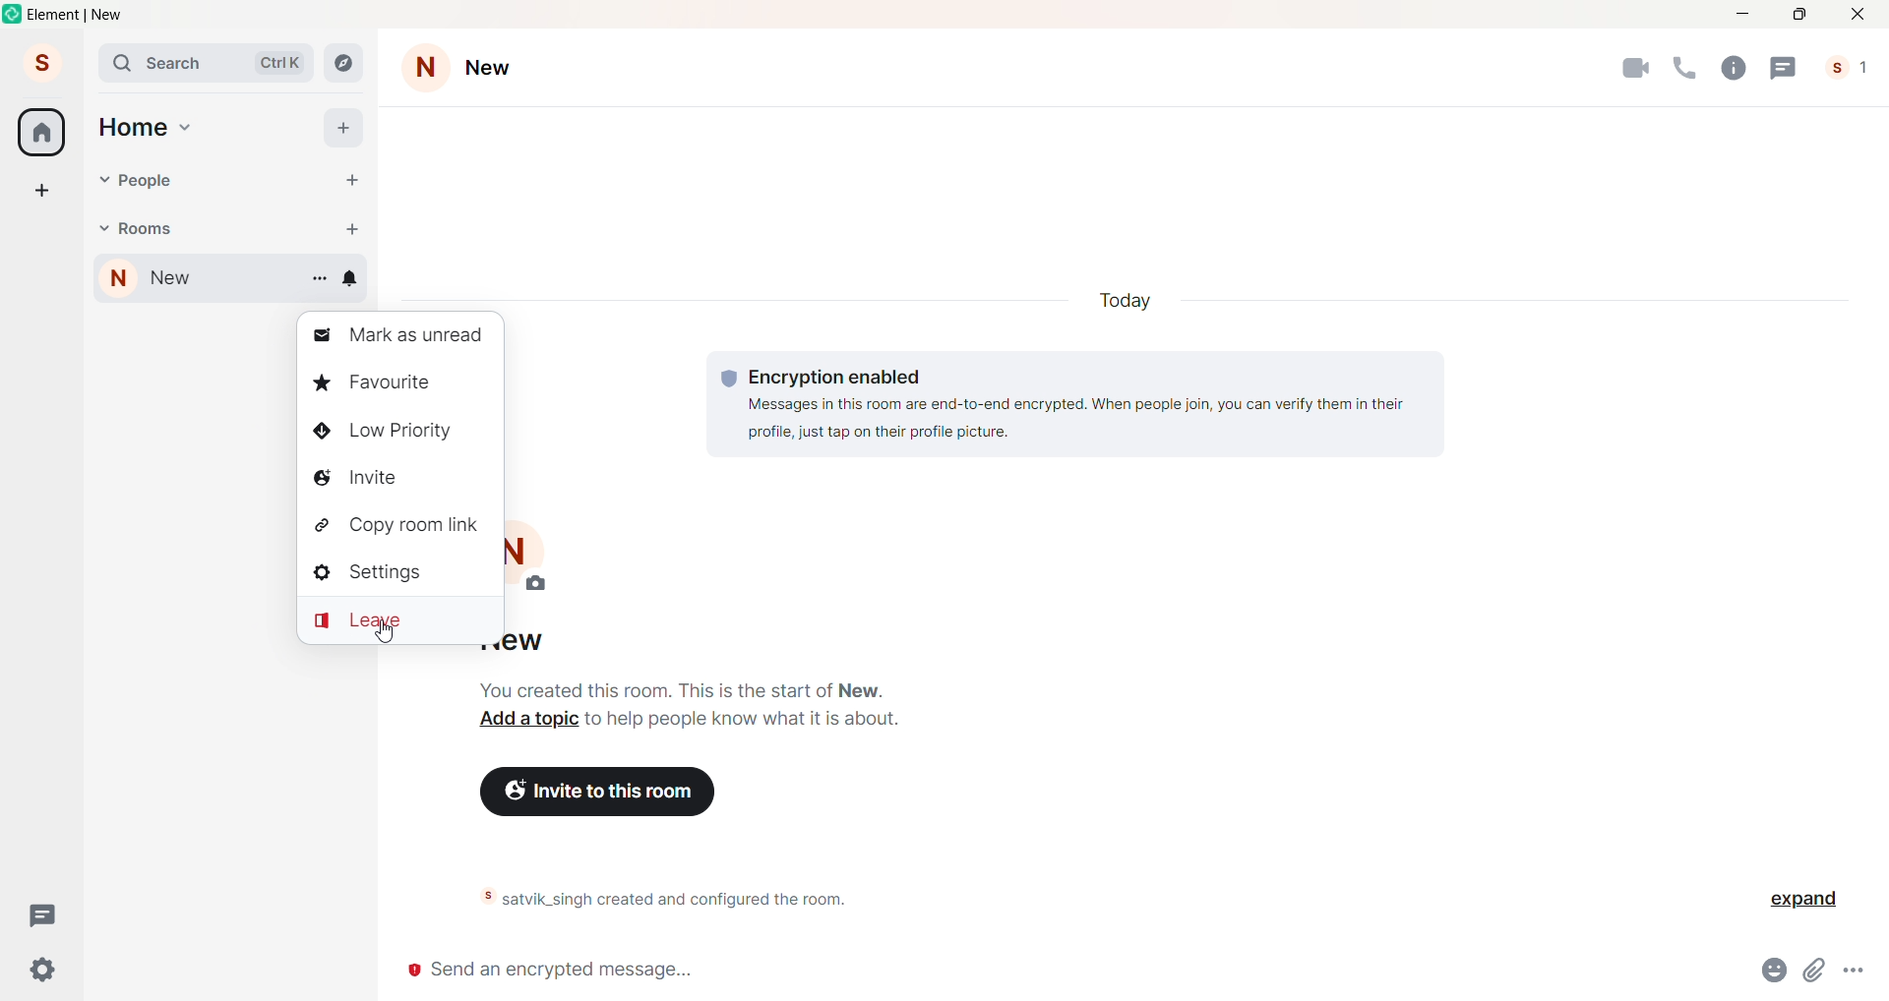  I want to click on Add, so click(343, 130).